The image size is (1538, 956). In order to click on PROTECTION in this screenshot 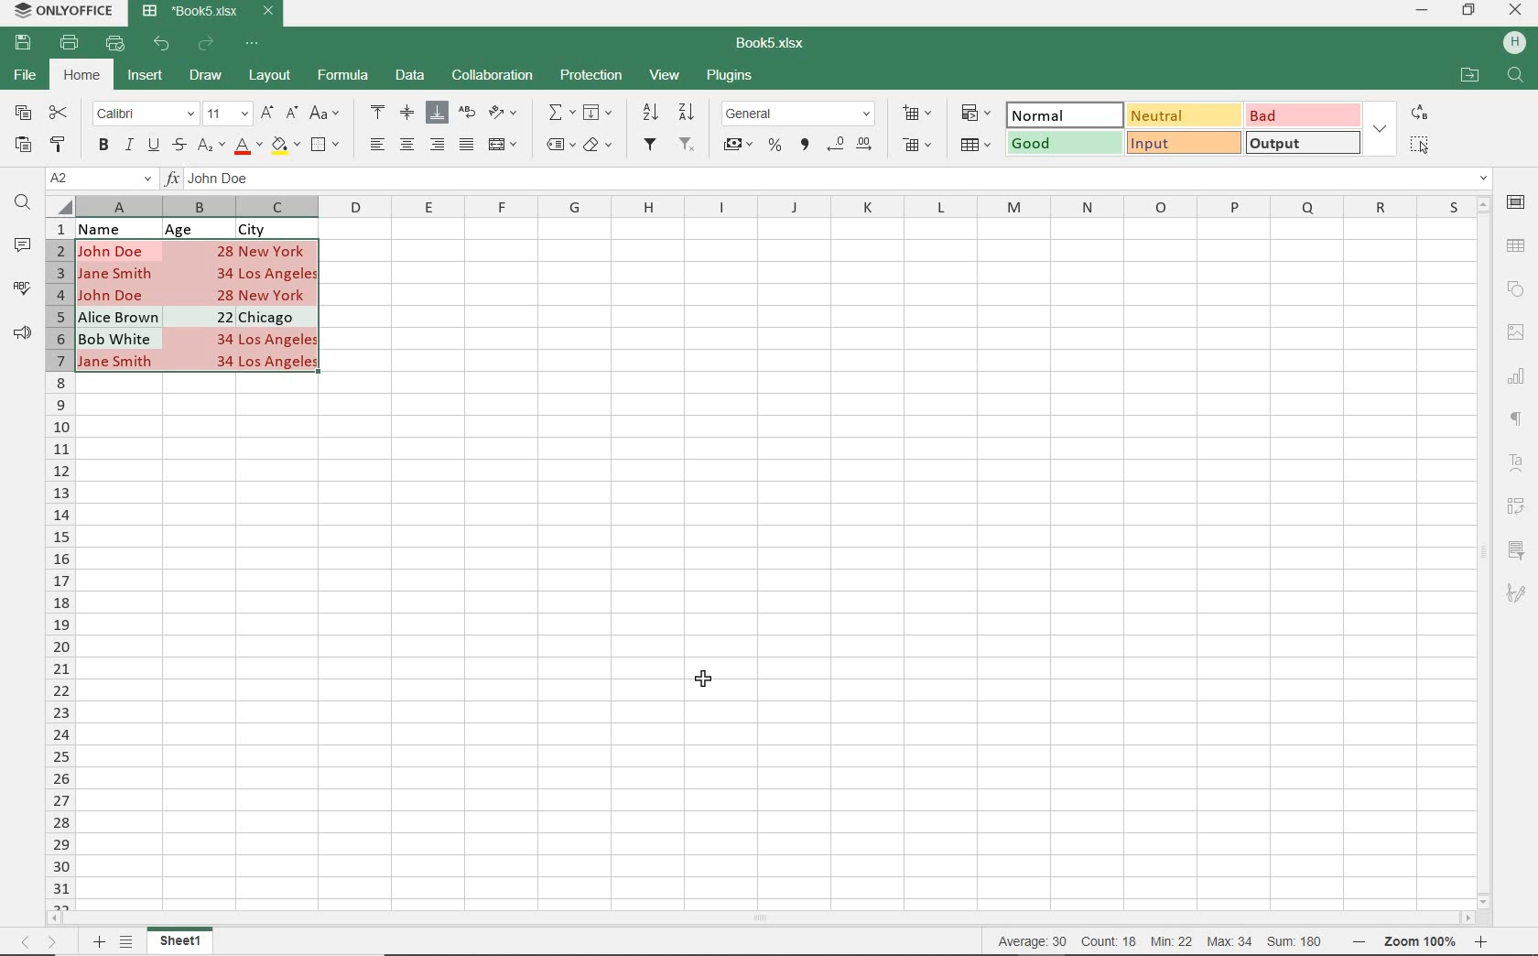, I will do `click(591, 75)`.